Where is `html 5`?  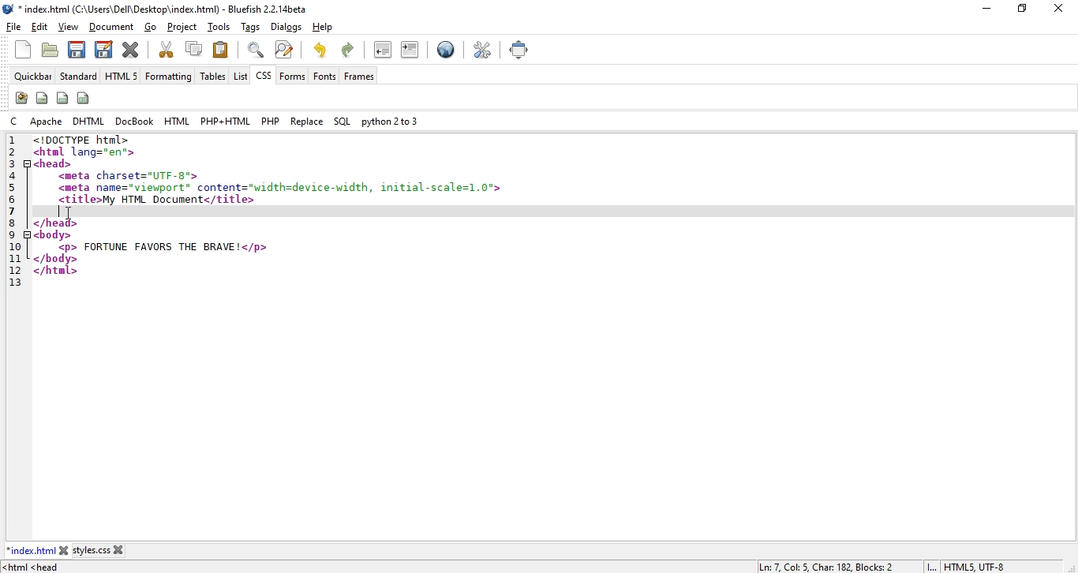
html 5 is located at coordinates (122, 77).